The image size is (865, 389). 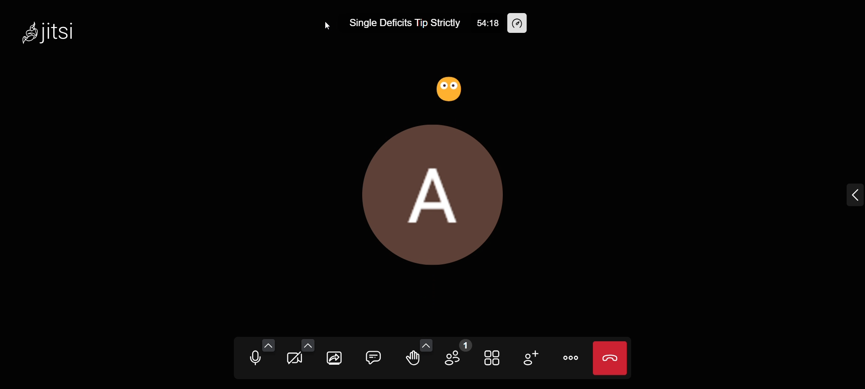 What do you see at coordinates (293, 360) in the screenshot?
I see `start camera` at bounding box center [293, 360].